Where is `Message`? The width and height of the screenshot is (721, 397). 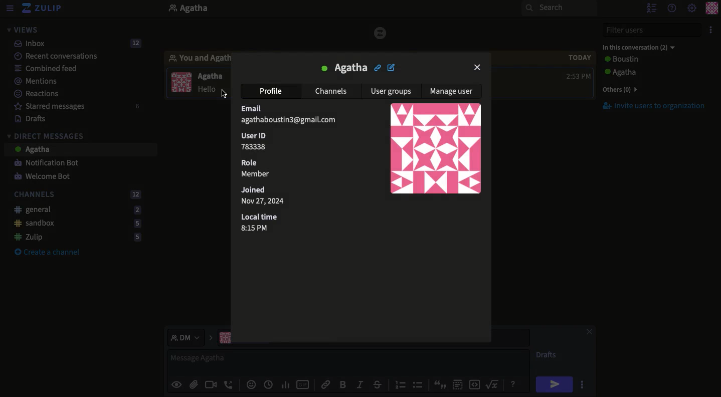
Message is located at coordinates (213, 89).